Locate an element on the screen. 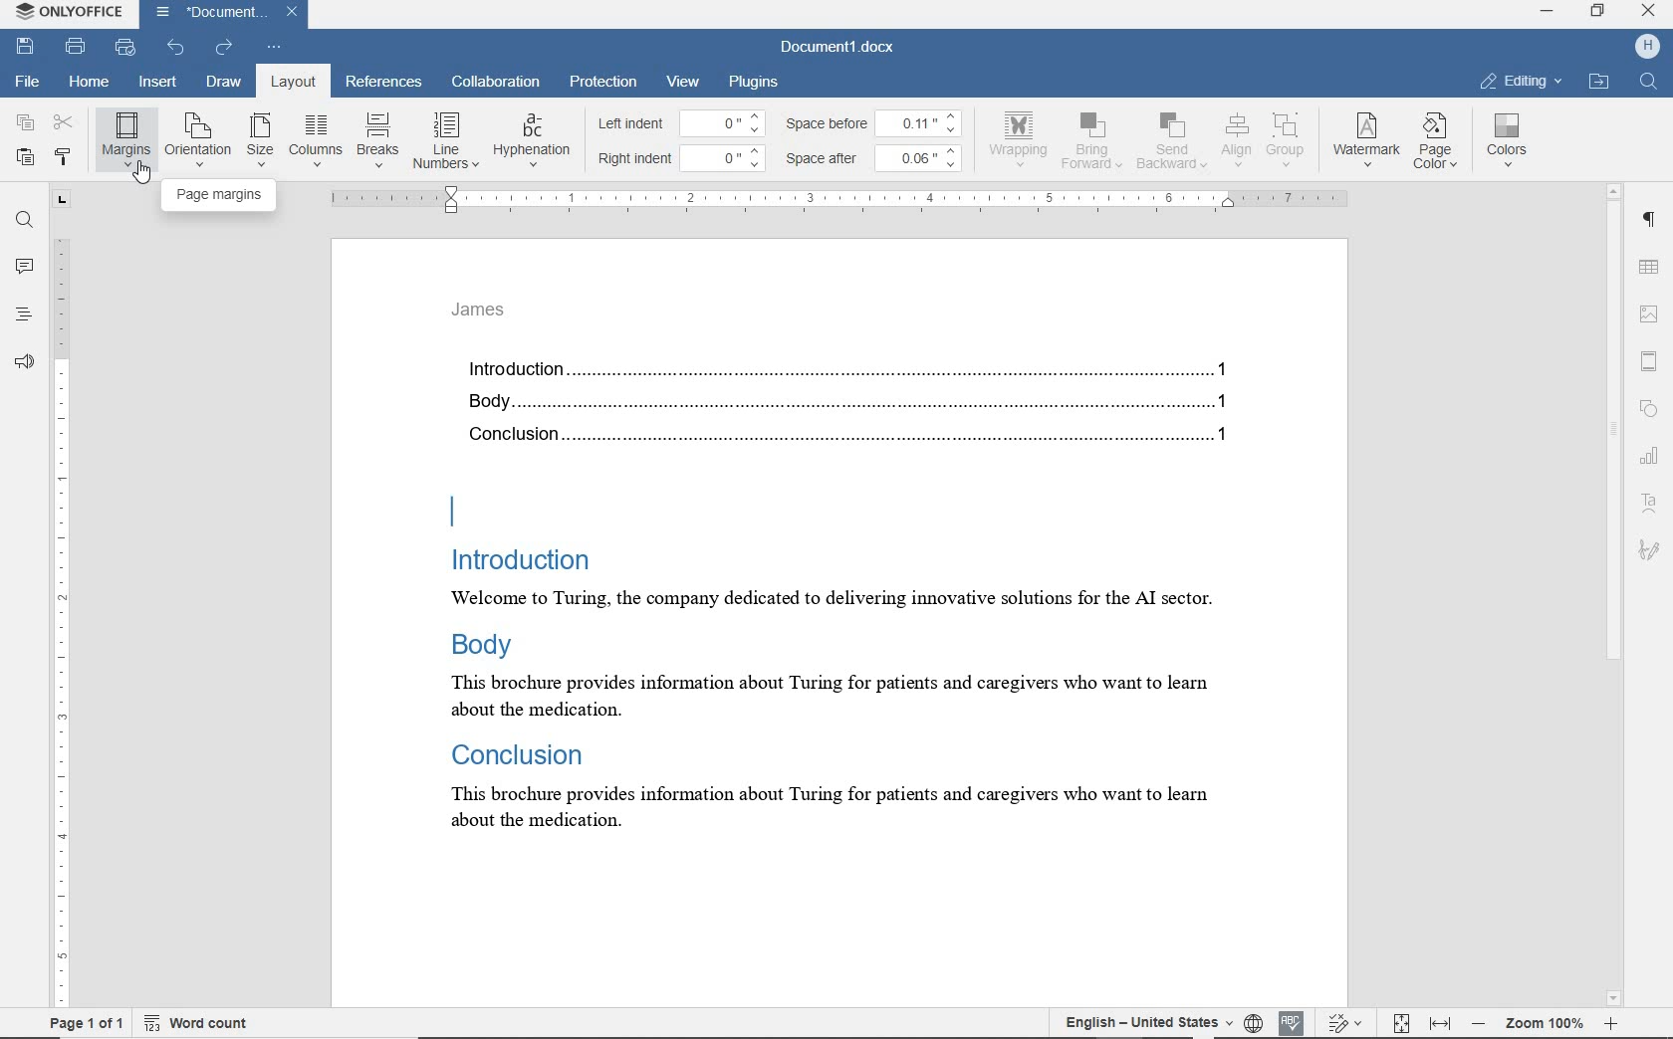  paste is located at coordinates (25, 157).